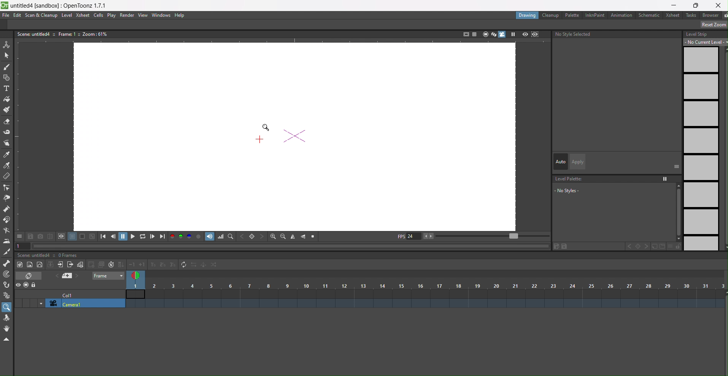 Image resolution: width=728 pixels, height=376 pixels. I want to click on frame, so click(107, 276).